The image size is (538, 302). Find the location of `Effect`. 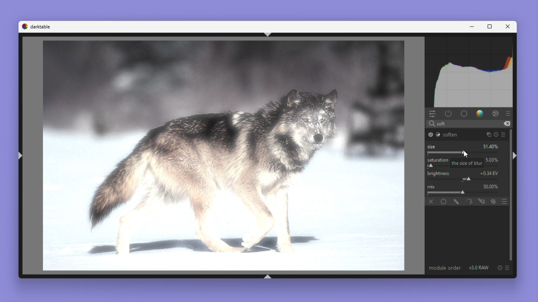

Effect is located at coordinates (496, 114).